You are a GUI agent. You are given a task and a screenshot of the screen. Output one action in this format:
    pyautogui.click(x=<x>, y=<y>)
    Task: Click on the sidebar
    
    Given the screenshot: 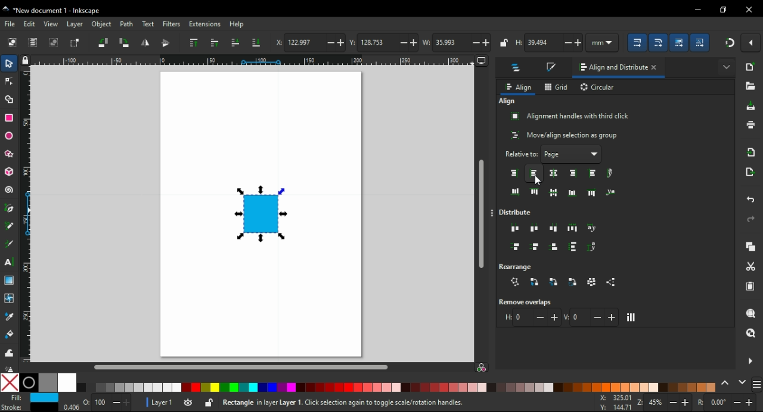 What is the action you would take?
    pyautogui.click(x=755, y=383)
    